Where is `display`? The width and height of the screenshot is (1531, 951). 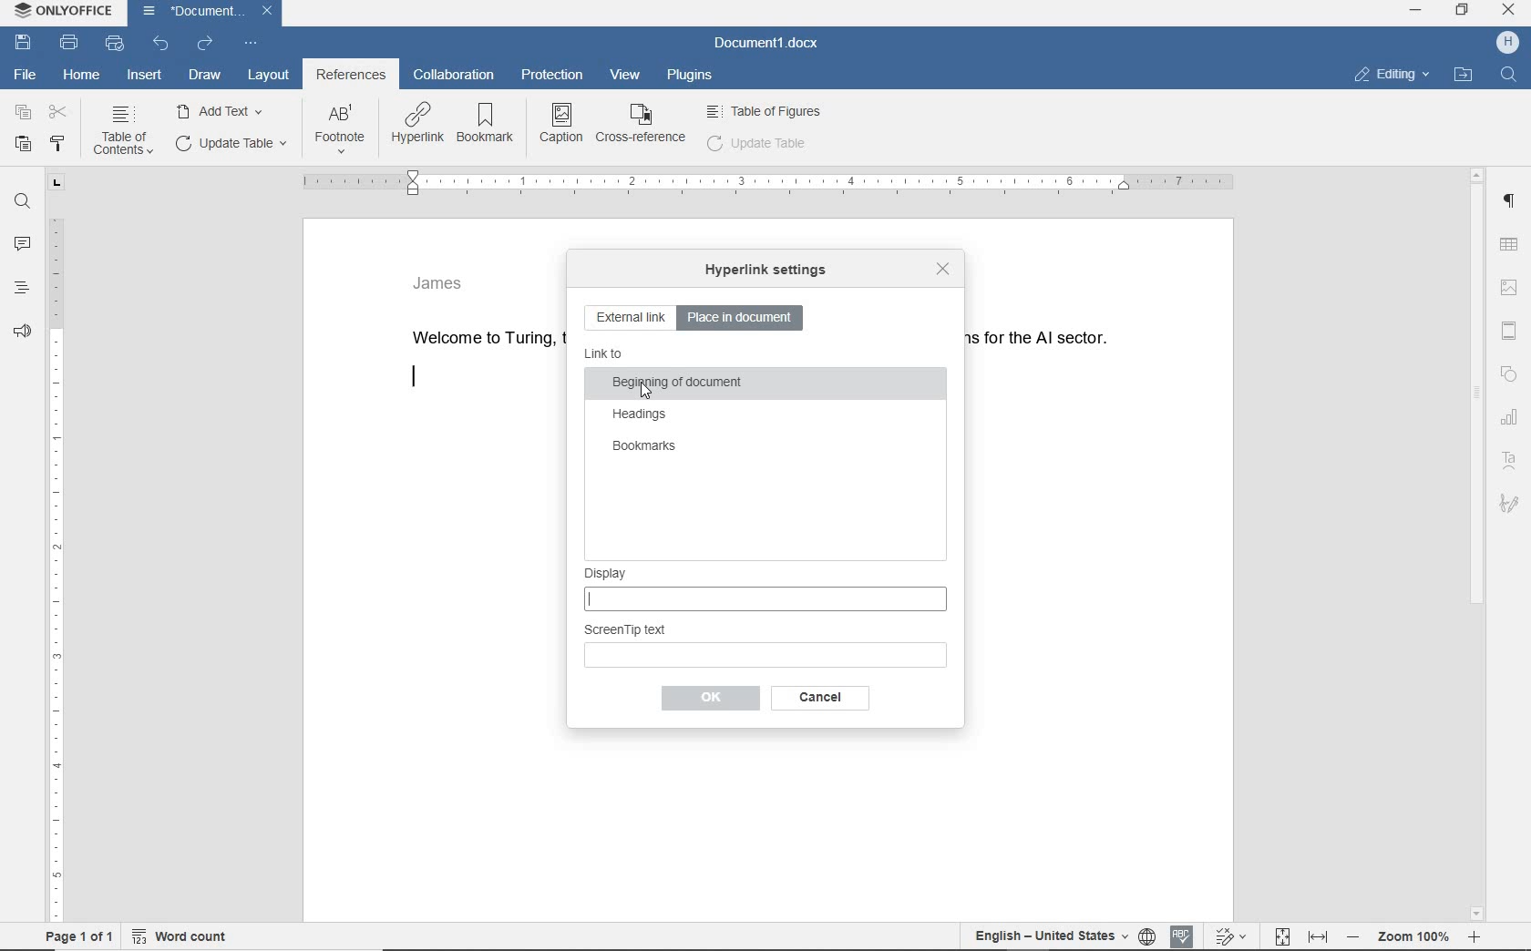 display is located at coordinates (765, 589).